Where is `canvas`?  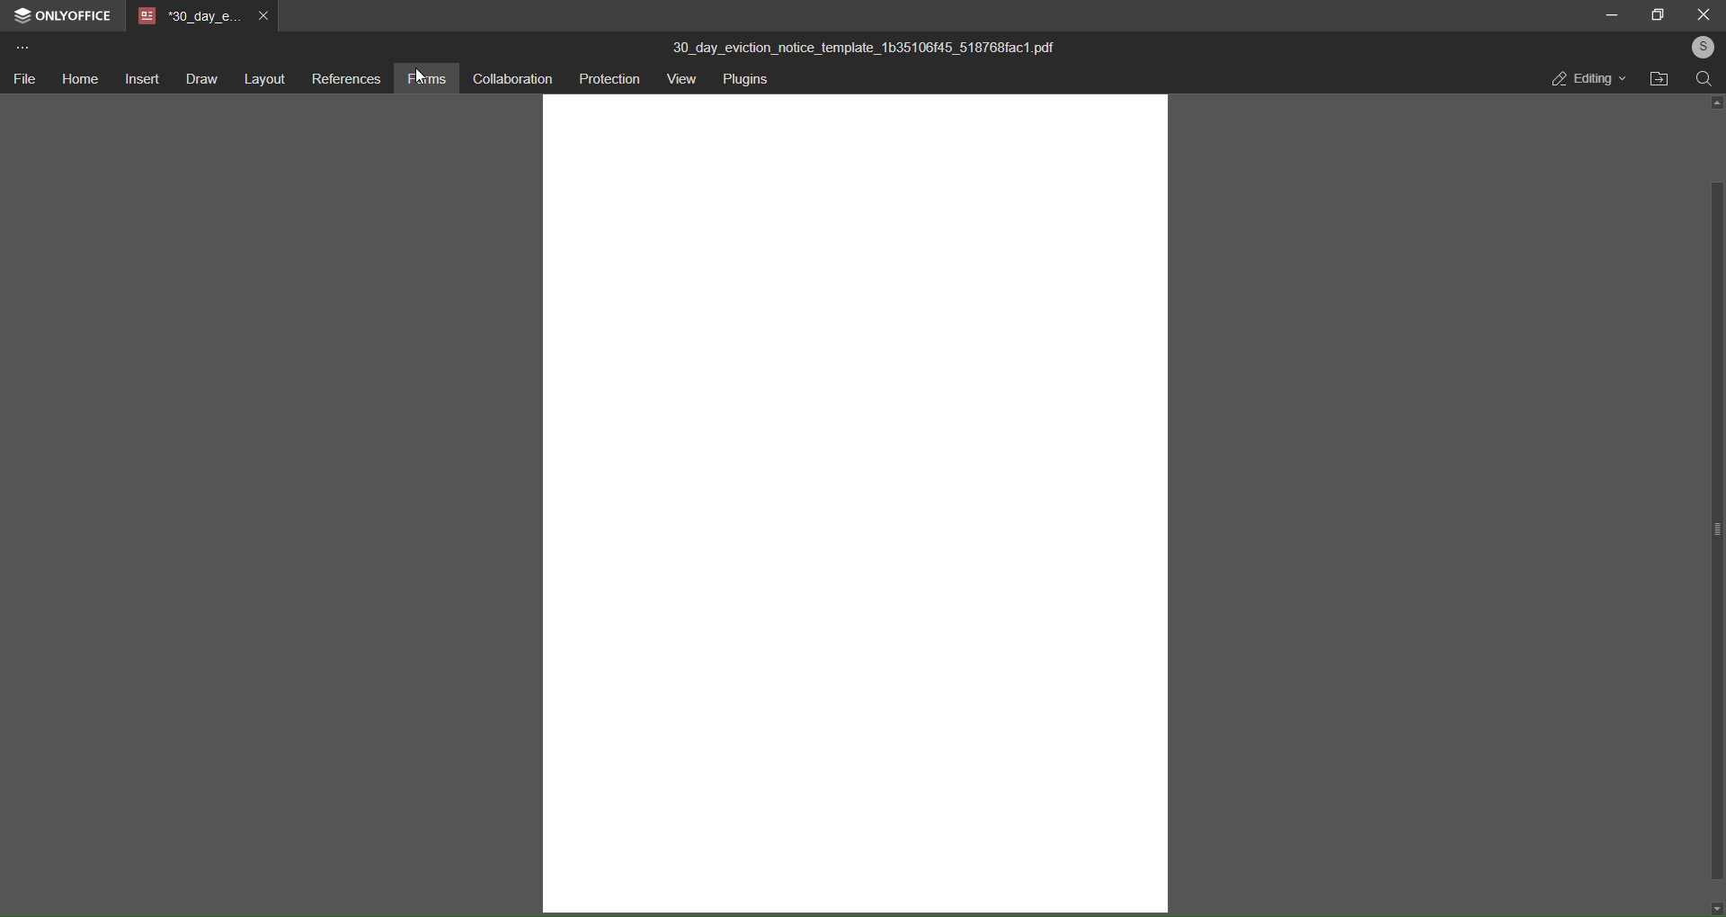 canvas is located at coordinates (857, 506).